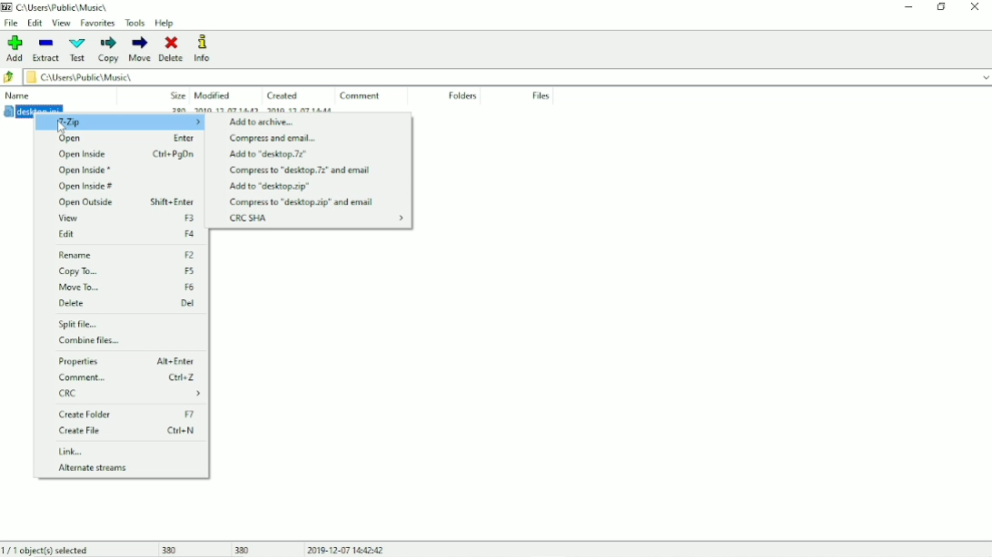  What do you see at coordinates (175, 110) in the screenshot?
I see `380` at bounding box center [175, 110].